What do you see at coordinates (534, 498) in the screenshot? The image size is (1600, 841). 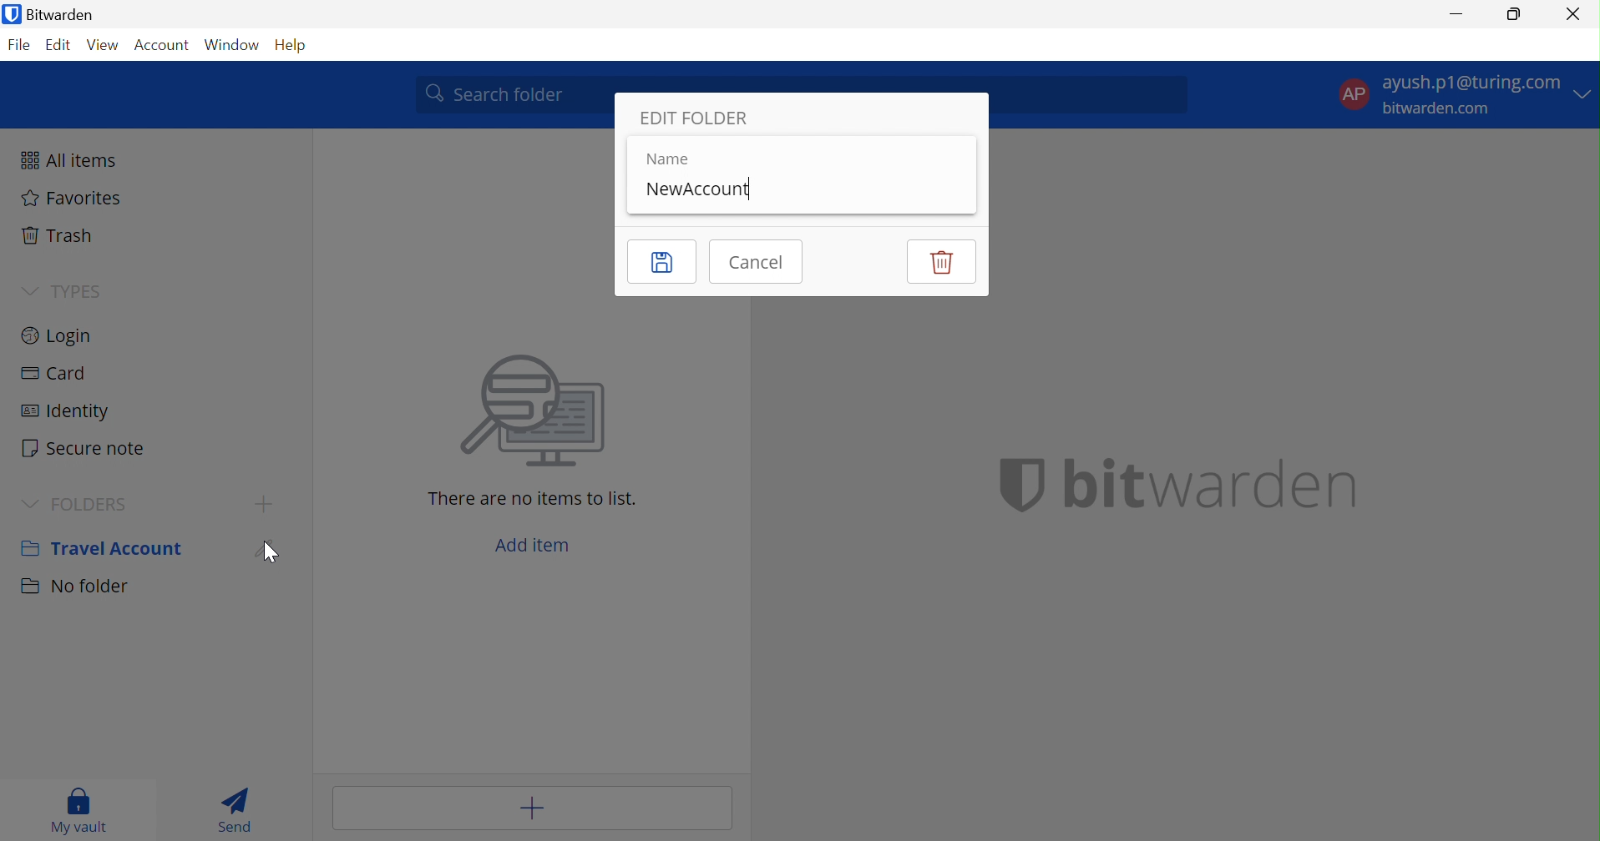 I see `There are no items to list` at bounding box center [534, 498].